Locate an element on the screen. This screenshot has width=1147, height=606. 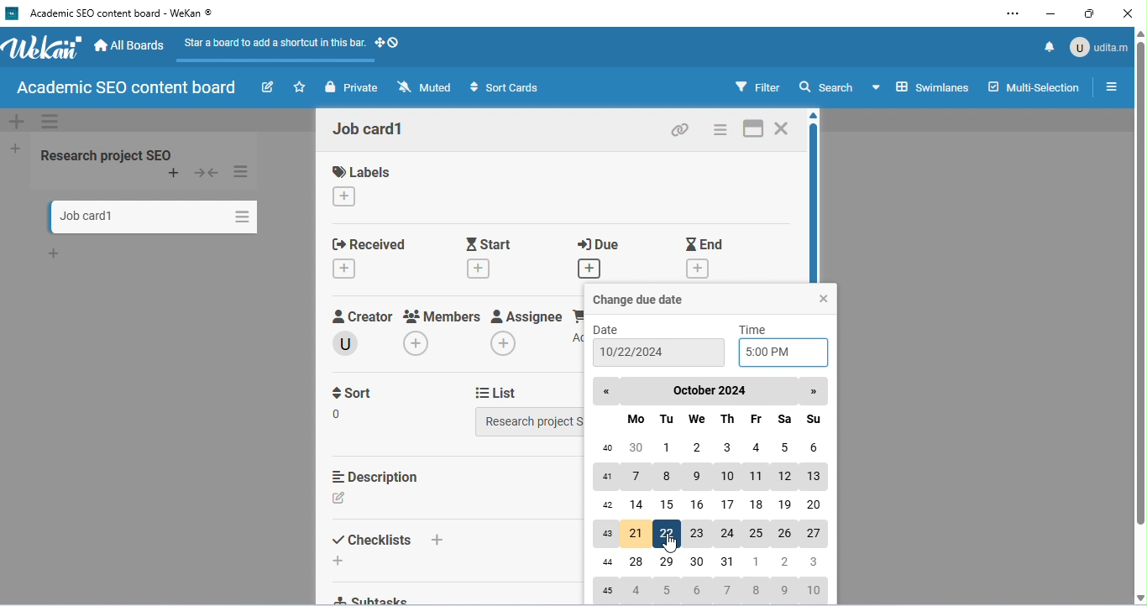
card actions is located at coordinates (240, 214).